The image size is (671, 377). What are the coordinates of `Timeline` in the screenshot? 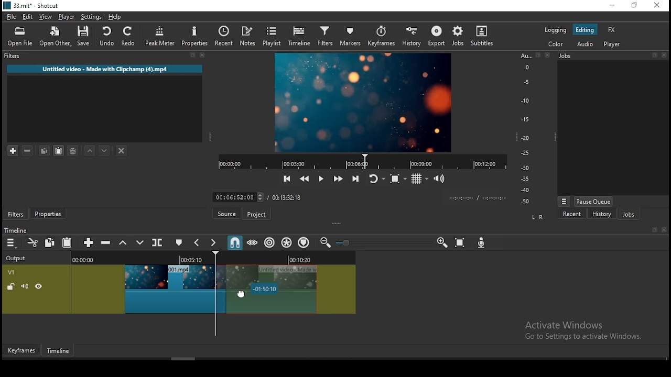 It's located at (60, 349).